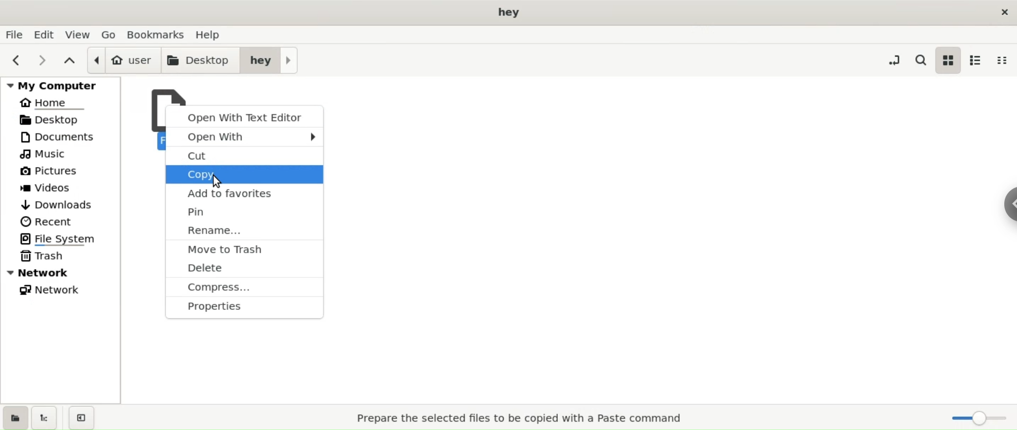 The image size is (1017, 430). What do you see at coordinates (62, 272) in the screenshot?
I see `network` at bounding box center [62, 272].